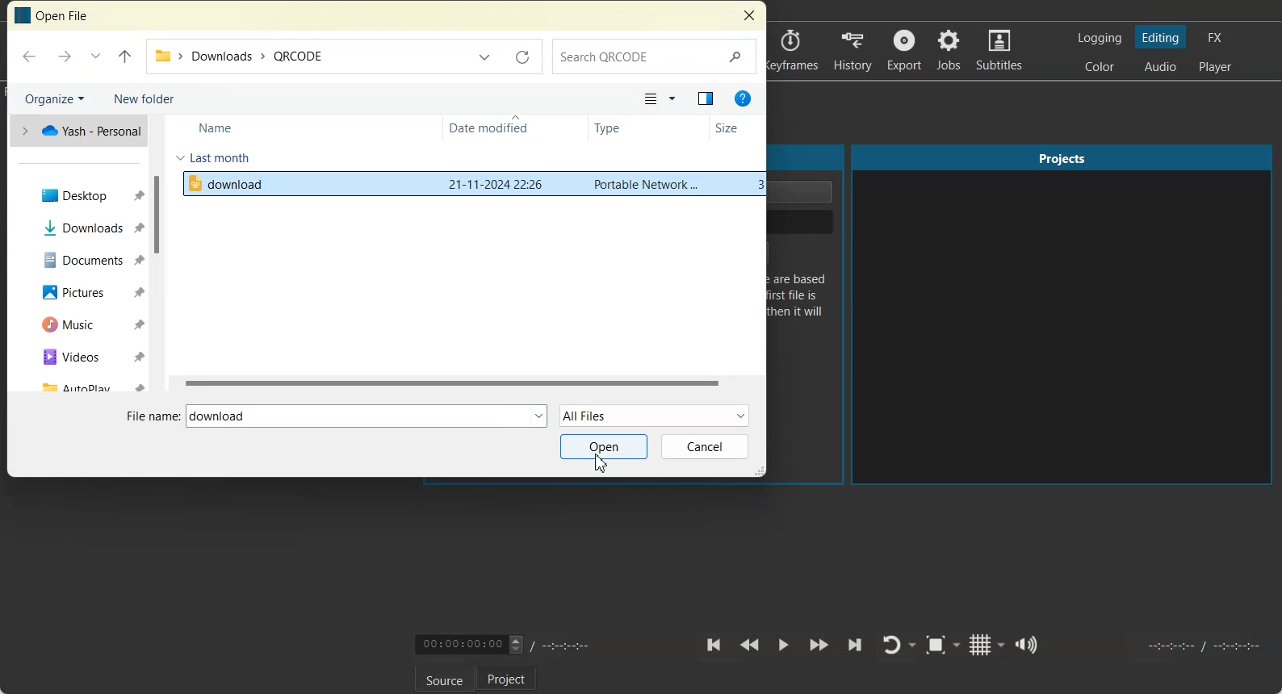  What do you see at coordinates (506, 678) in the screenshot?
I see `Project` at bounding box center [506, 678].